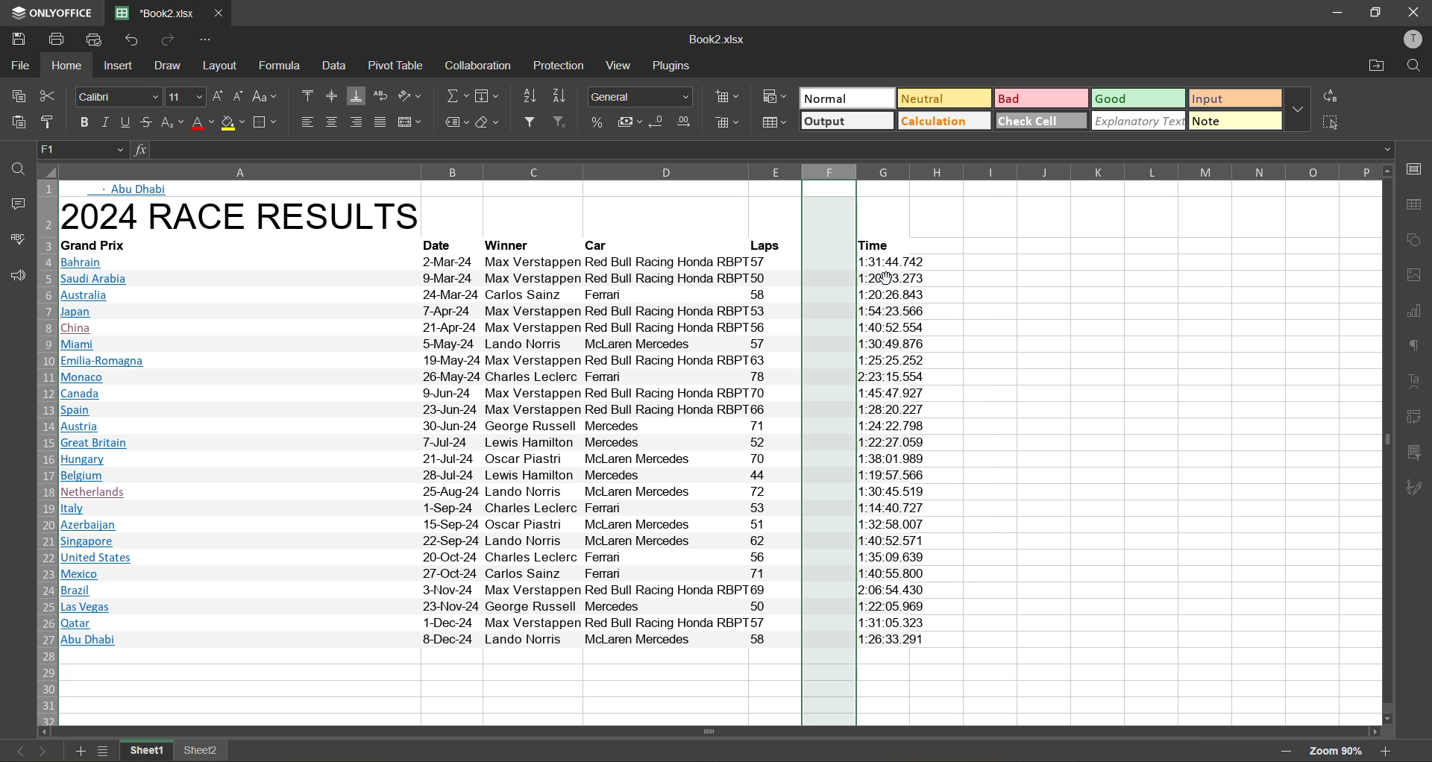  What do you see at coordinates (891, 575) in the screenshot?
I see `11:40:55.80` at bounding box center [891, 575].